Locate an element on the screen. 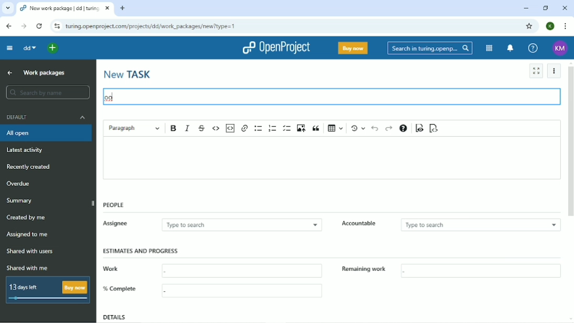  Shared with me is located at coordinates (27, 268).